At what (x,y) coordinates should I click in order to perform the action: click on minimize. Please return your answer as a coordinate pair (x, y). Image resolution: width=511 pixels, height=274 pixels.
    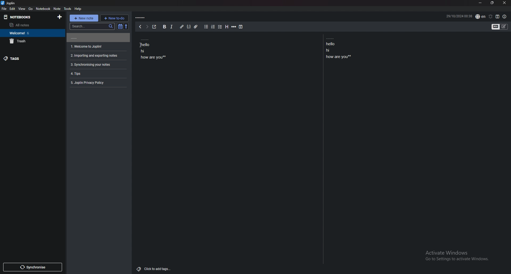
    Looking at the image, I should click on (481, 3).